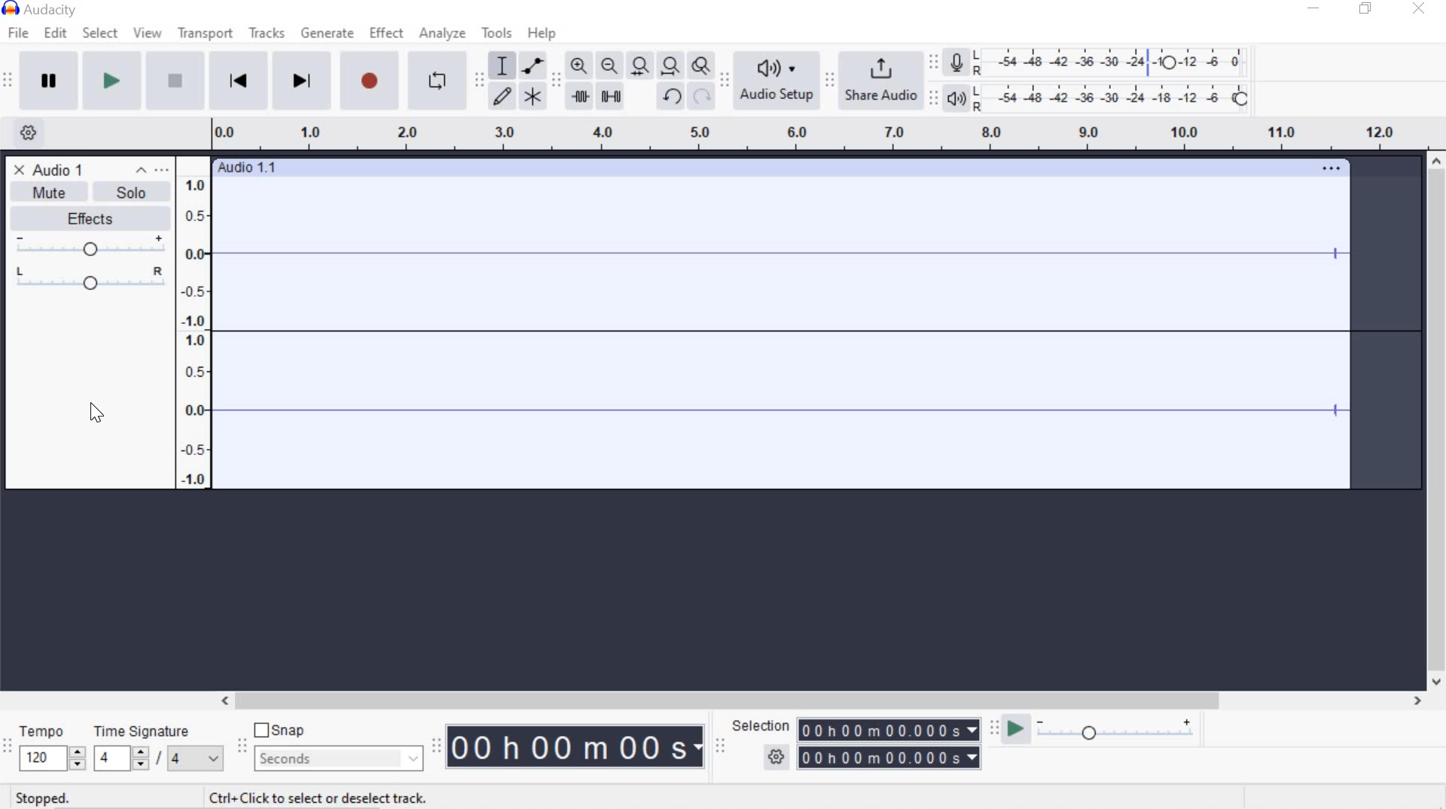 The image size is (1446, 809). Describe the element at coordinates (196, 322) in the screenshot. I see `Menu` at that location.